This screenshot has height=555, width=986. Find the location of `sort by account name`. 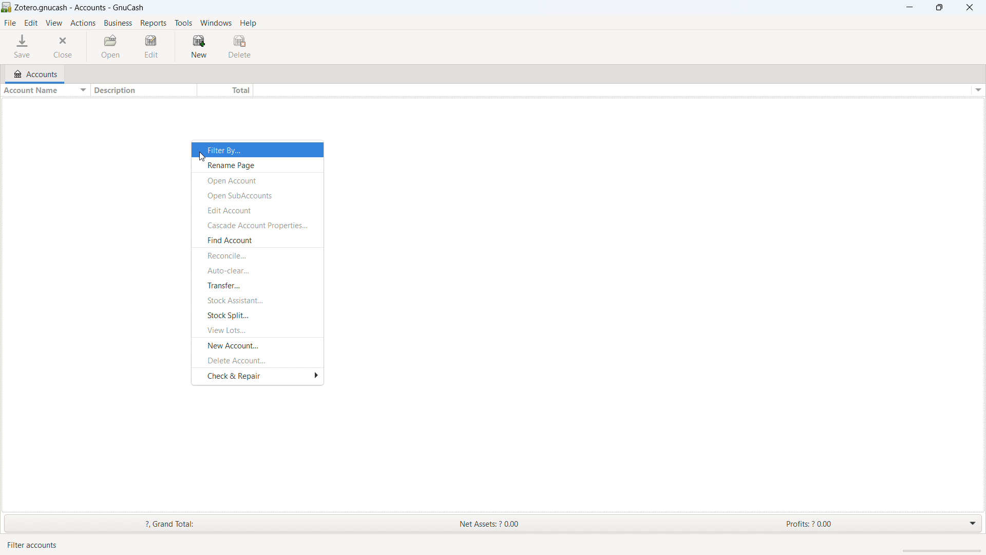

sort by account name is located at coordinates (44, 91).